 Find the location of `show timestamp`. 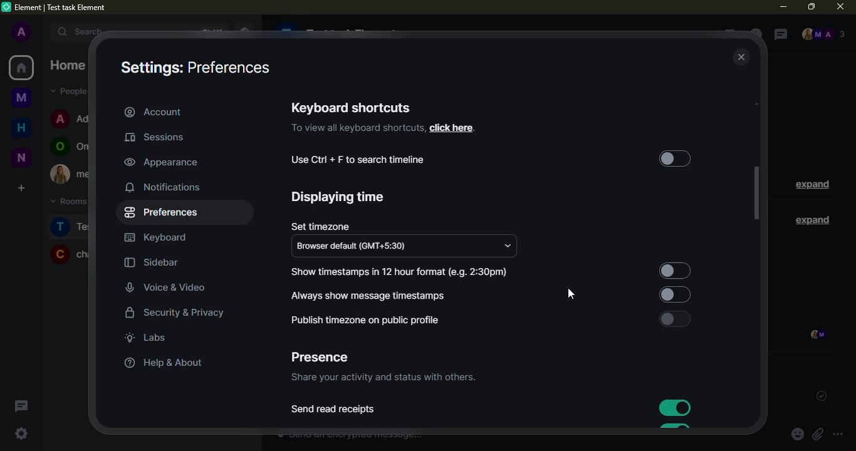

show timestamp is located at coordinates (401, 272).